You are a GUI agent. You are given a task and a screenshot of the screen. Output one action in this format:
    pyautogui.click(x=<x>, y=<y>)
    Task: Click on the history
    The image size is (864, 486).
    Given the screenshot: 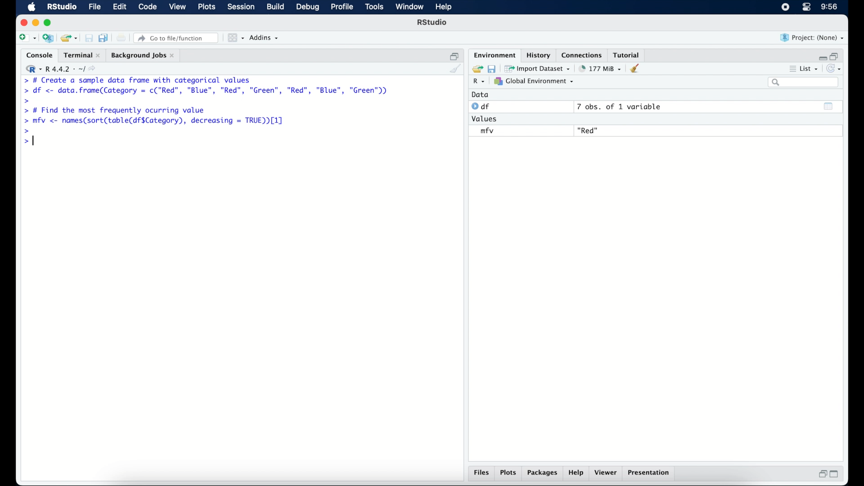 What is the action you would take?
    pyautogui.click(x=540, y=55)
    